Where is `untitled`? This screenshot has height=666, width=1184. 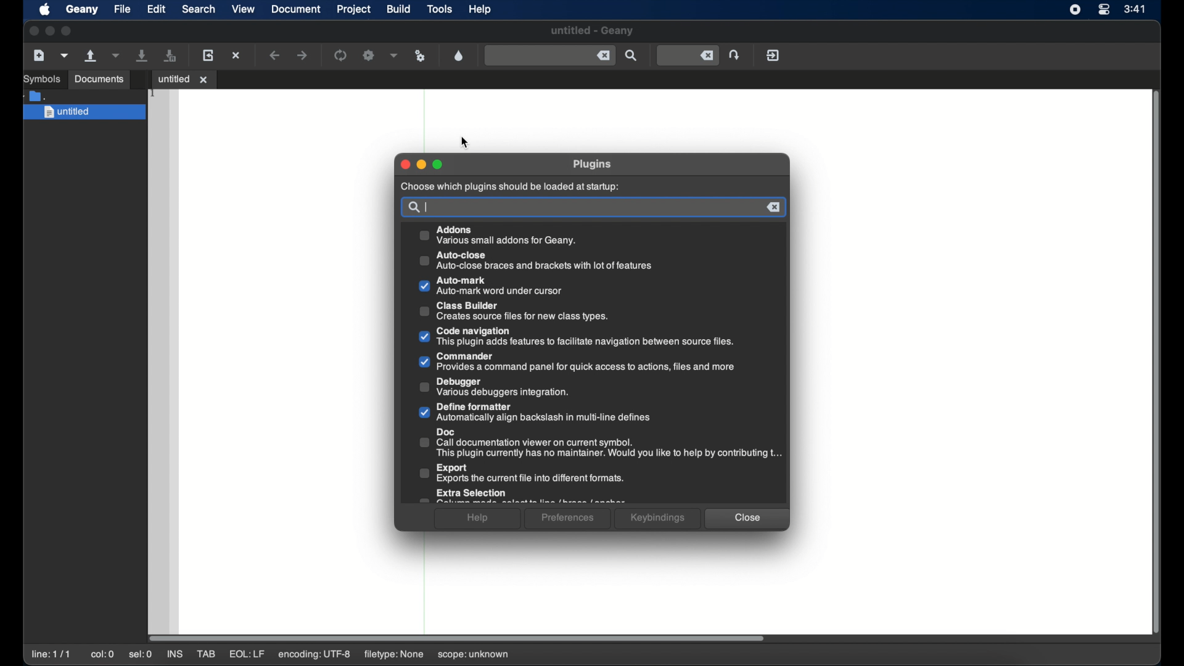 untitled is located at coordinates (83, 113).